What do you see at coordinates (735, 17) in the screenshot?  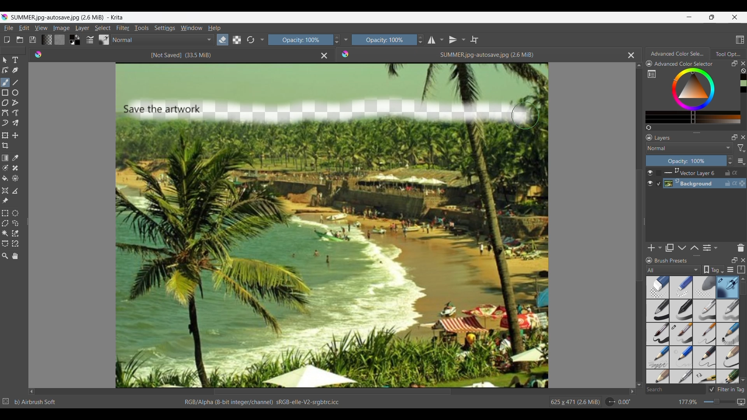 I see `Close interface` at bounding box center [735, 17].